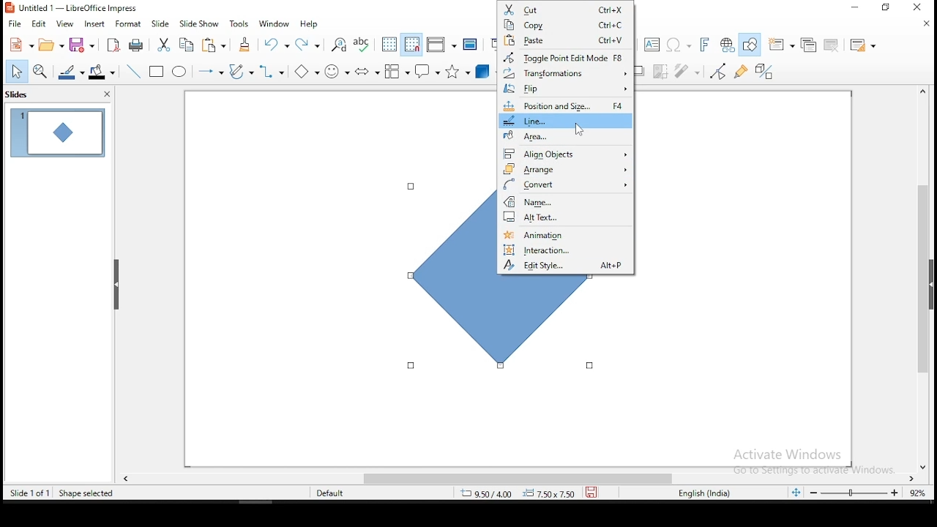  What do you see at coordinates (138, 44) in the screenshot?
I see `print` at bounding box center [138, 44].